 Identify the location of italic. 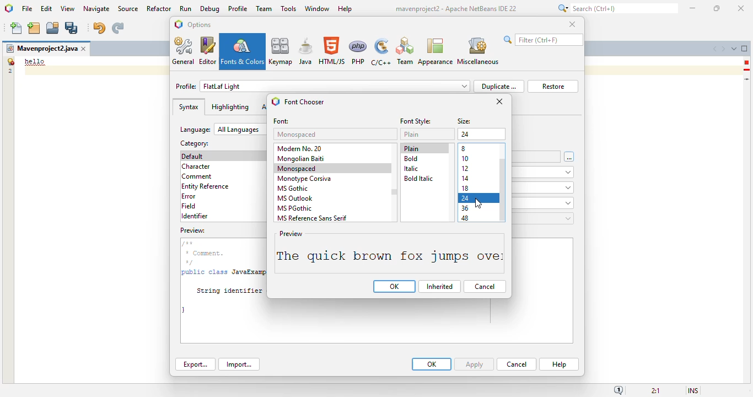
(411, 169).